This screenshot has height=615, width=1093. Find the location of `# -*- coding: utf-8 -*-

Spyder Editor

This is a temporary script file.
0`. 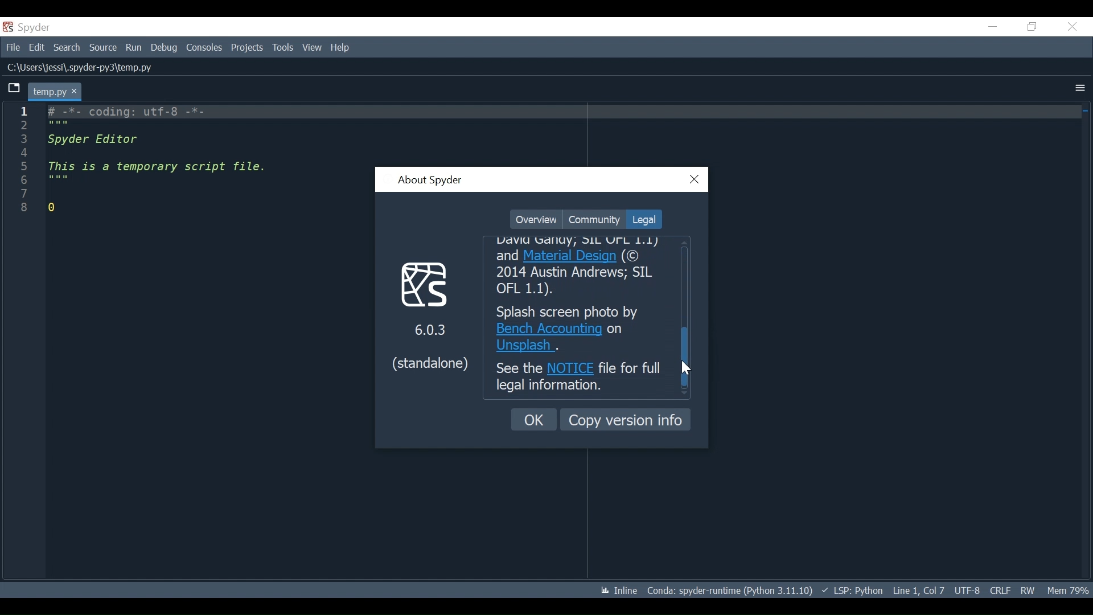

# -*- coding: utf-8 -*-

Spyder Editor

This is a temporary script file.
0 is located at coordinates (157, 163).